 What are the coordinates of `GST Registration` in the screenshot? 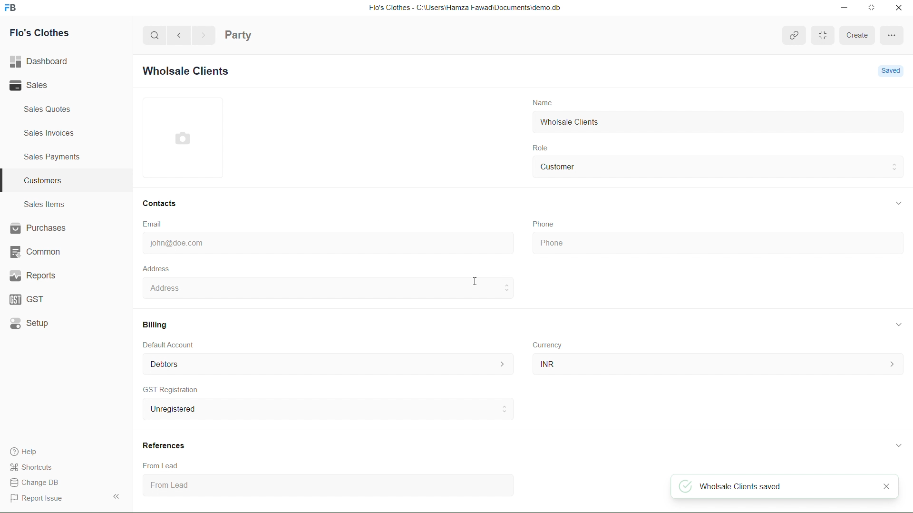 It's located at (172, 390).